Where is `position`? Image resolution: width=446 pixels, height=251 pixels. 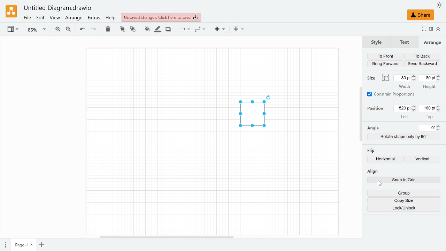 position is located at coordinates (377, 108).